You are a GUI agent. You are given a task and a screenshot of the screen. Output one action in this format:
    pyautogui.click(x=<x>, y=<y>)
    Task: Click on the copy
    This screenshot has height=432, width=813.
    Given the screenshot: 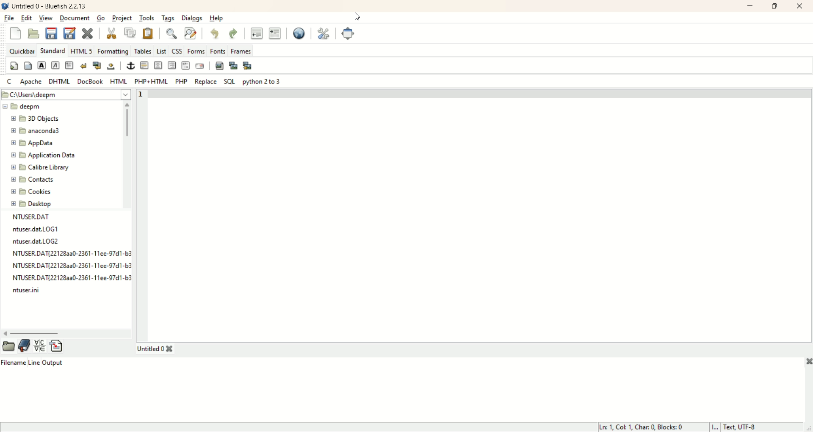 What is the action you would take?
    pyautogui.click(x=131, y=32)
    